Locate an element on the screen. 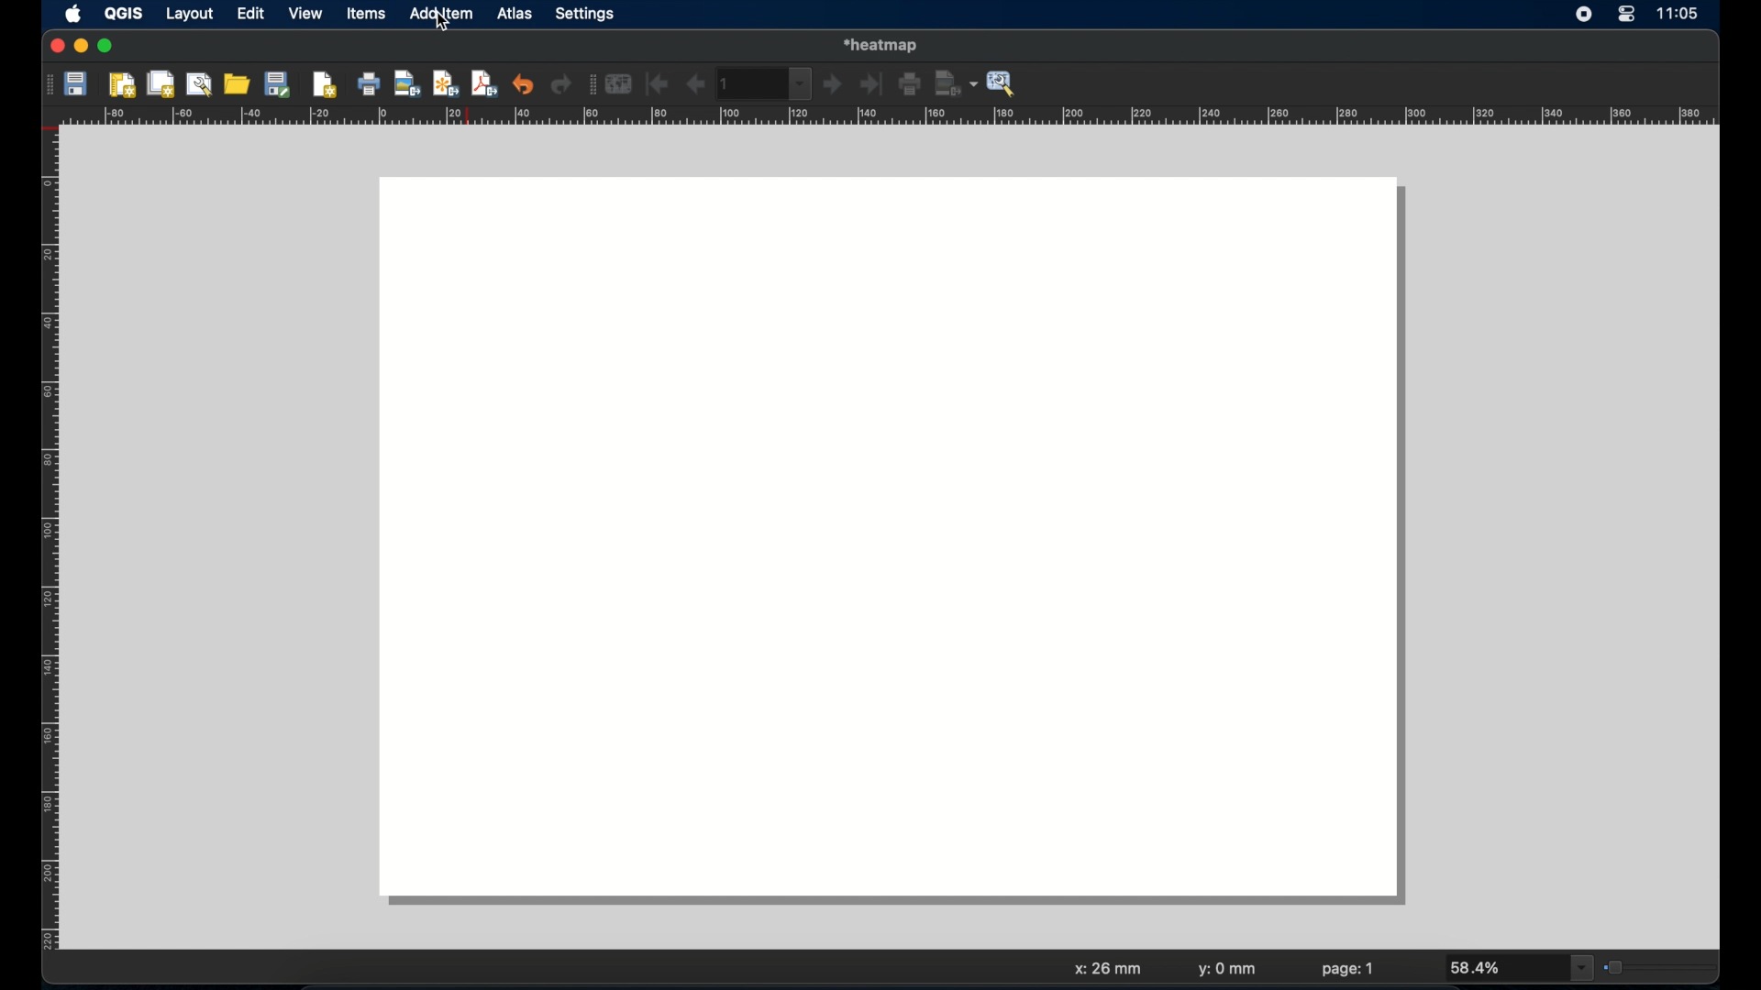  minimize is located at coordinates (82, 47).